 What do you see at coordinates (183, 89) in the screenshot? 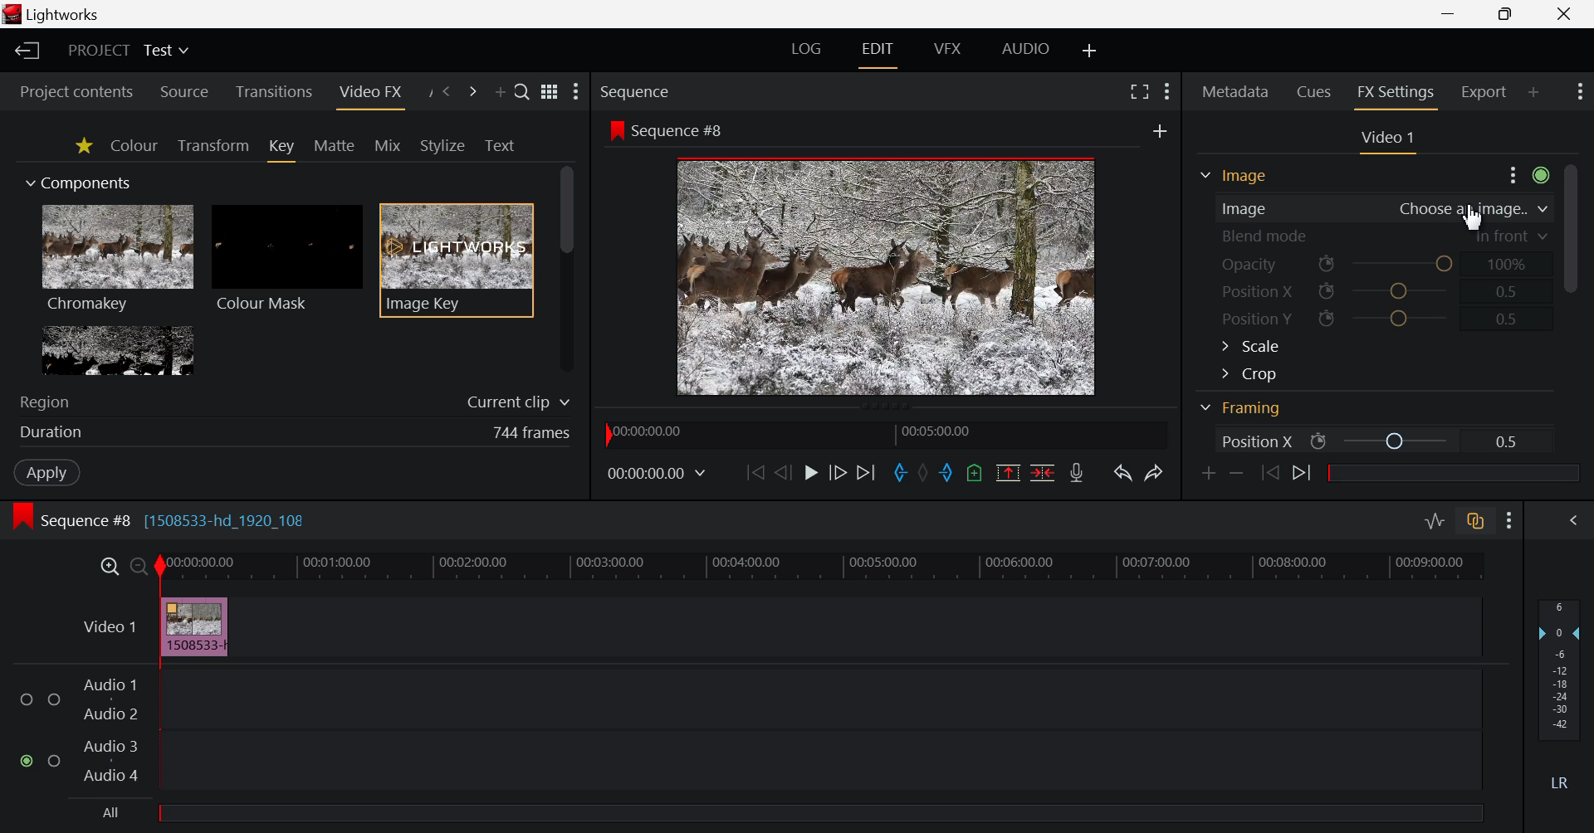
I see `Source` at bounding box center [183, 89].